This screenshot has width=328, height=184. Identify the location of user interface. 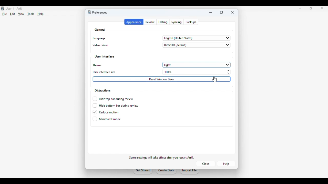
(105, 57).